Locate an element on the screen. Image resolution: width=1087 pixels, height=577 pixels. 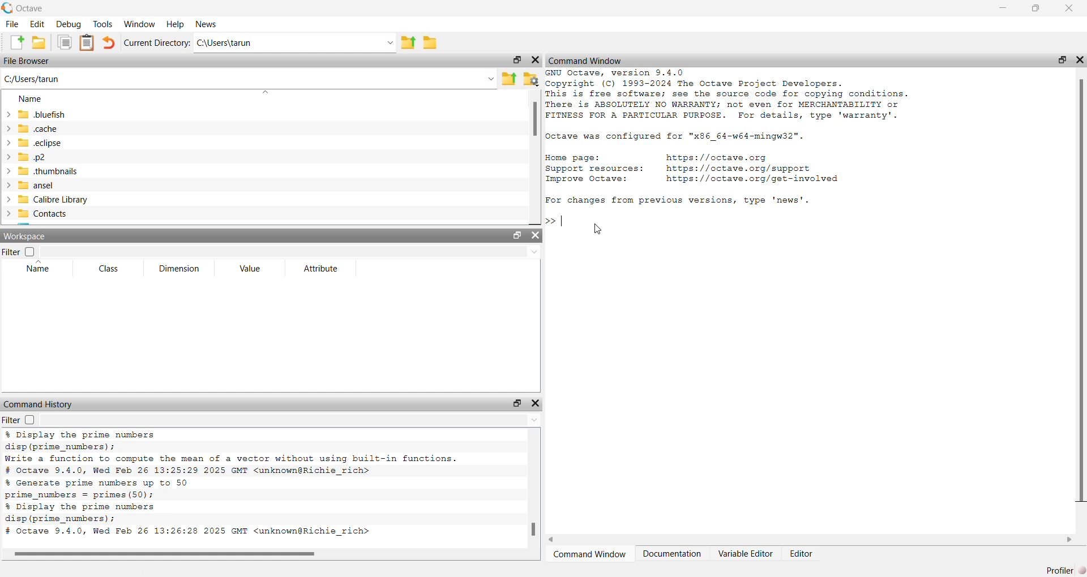
share folder is located at coordinates (408, 43).